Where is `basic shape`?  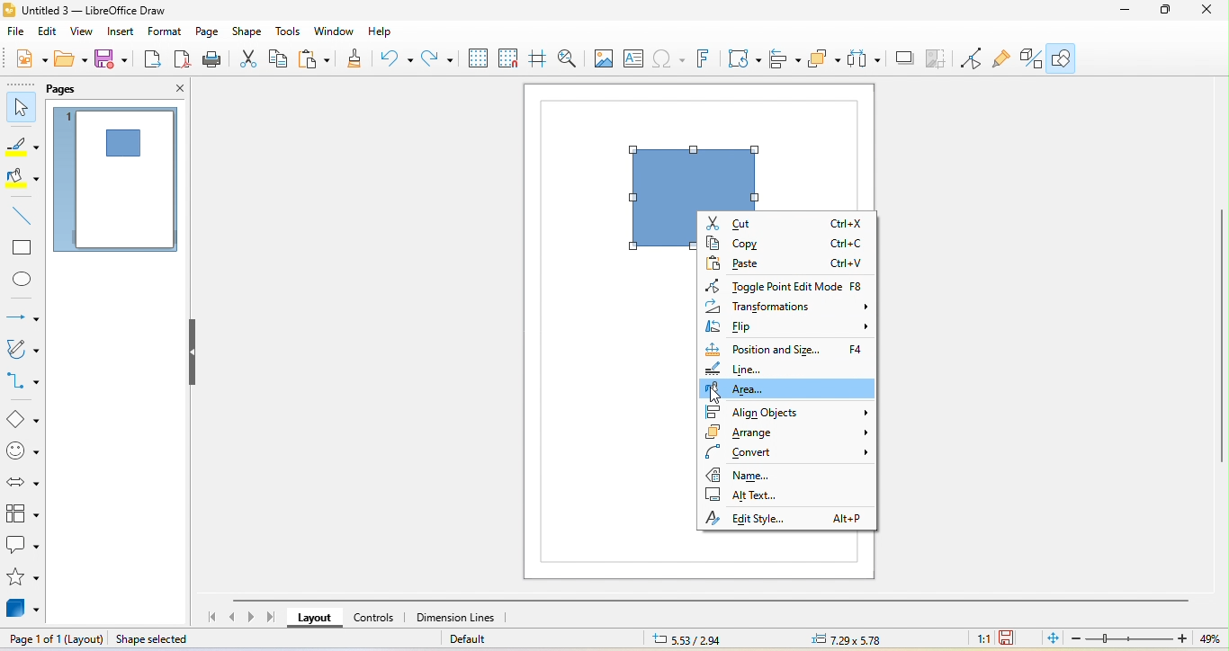 basic shape is located at coordinates (22, 415).